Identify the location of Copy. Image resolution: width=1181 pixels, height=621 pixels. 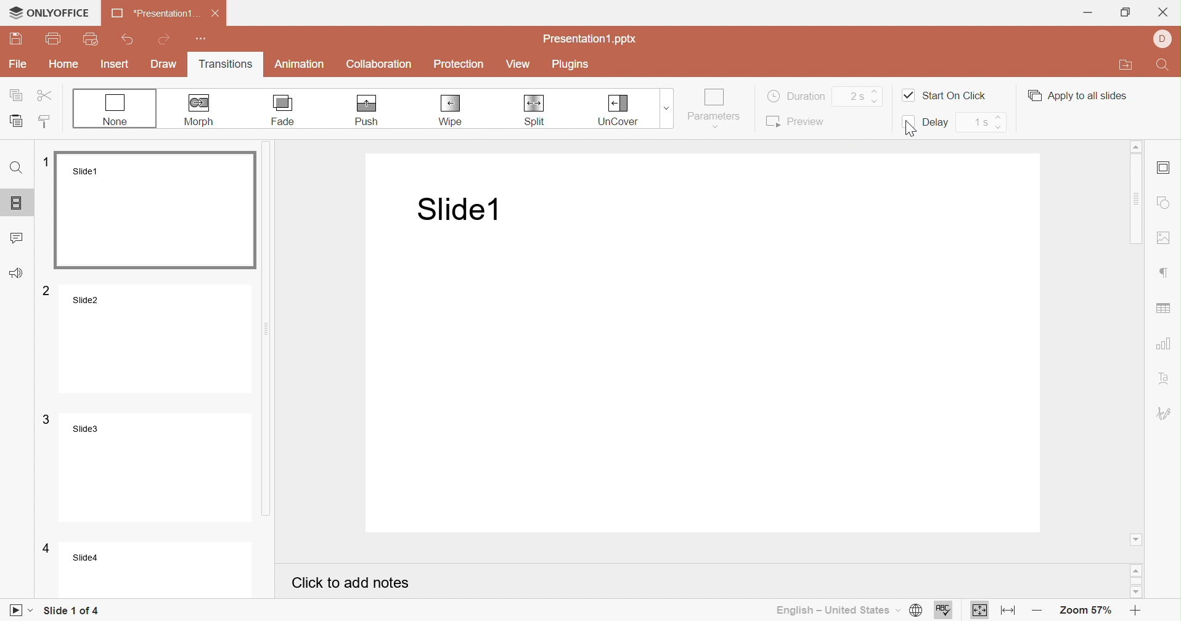
(17, 94).